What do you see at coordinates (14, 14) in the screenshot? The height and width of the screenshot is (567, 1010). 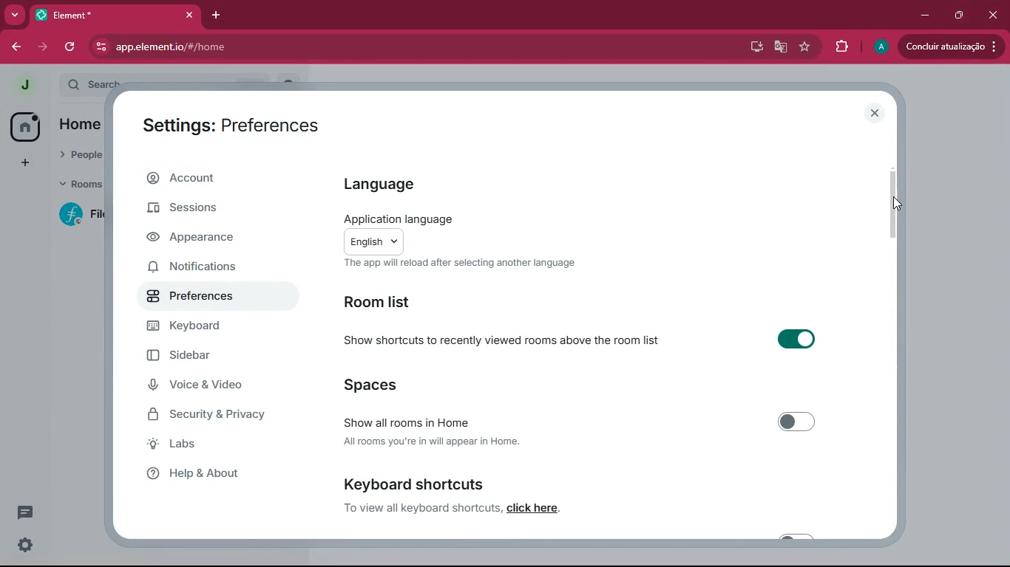 I see `more` at bounding box center [14, 14].